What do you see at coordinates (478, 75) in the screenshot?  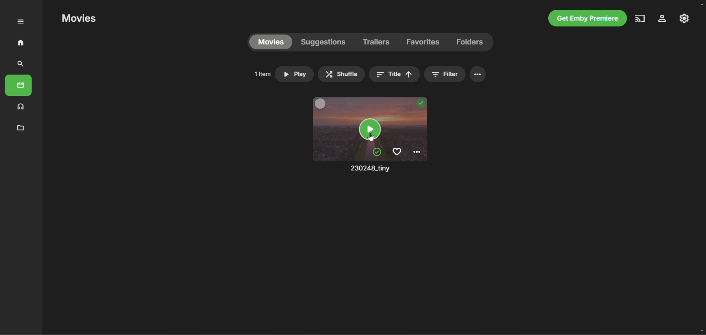 I see `options` at bounding box center [478, 75].